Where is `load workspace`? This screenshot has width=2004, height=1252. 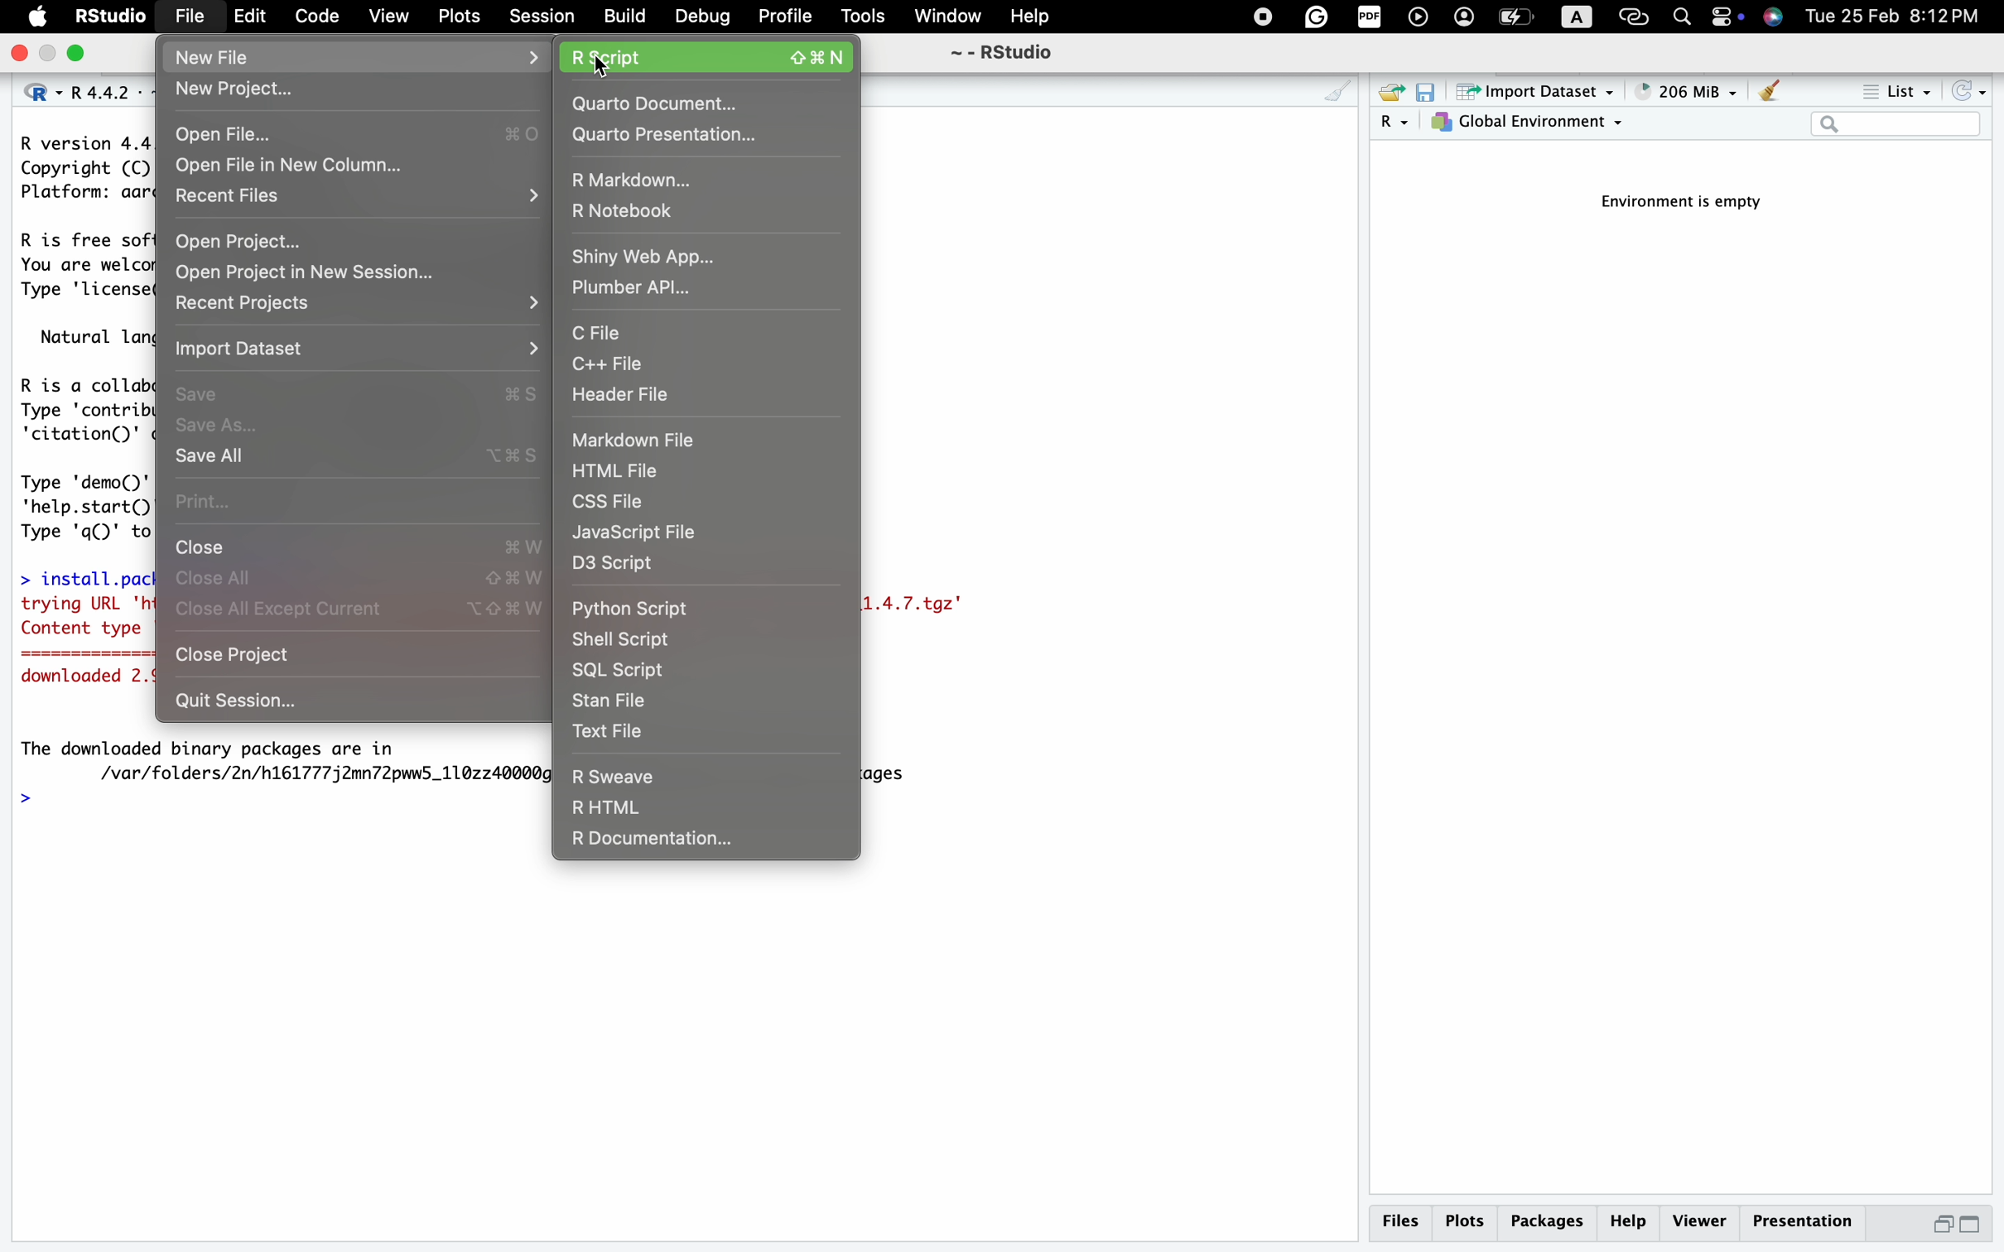
load workspace is located at coordinates (1390, 94).